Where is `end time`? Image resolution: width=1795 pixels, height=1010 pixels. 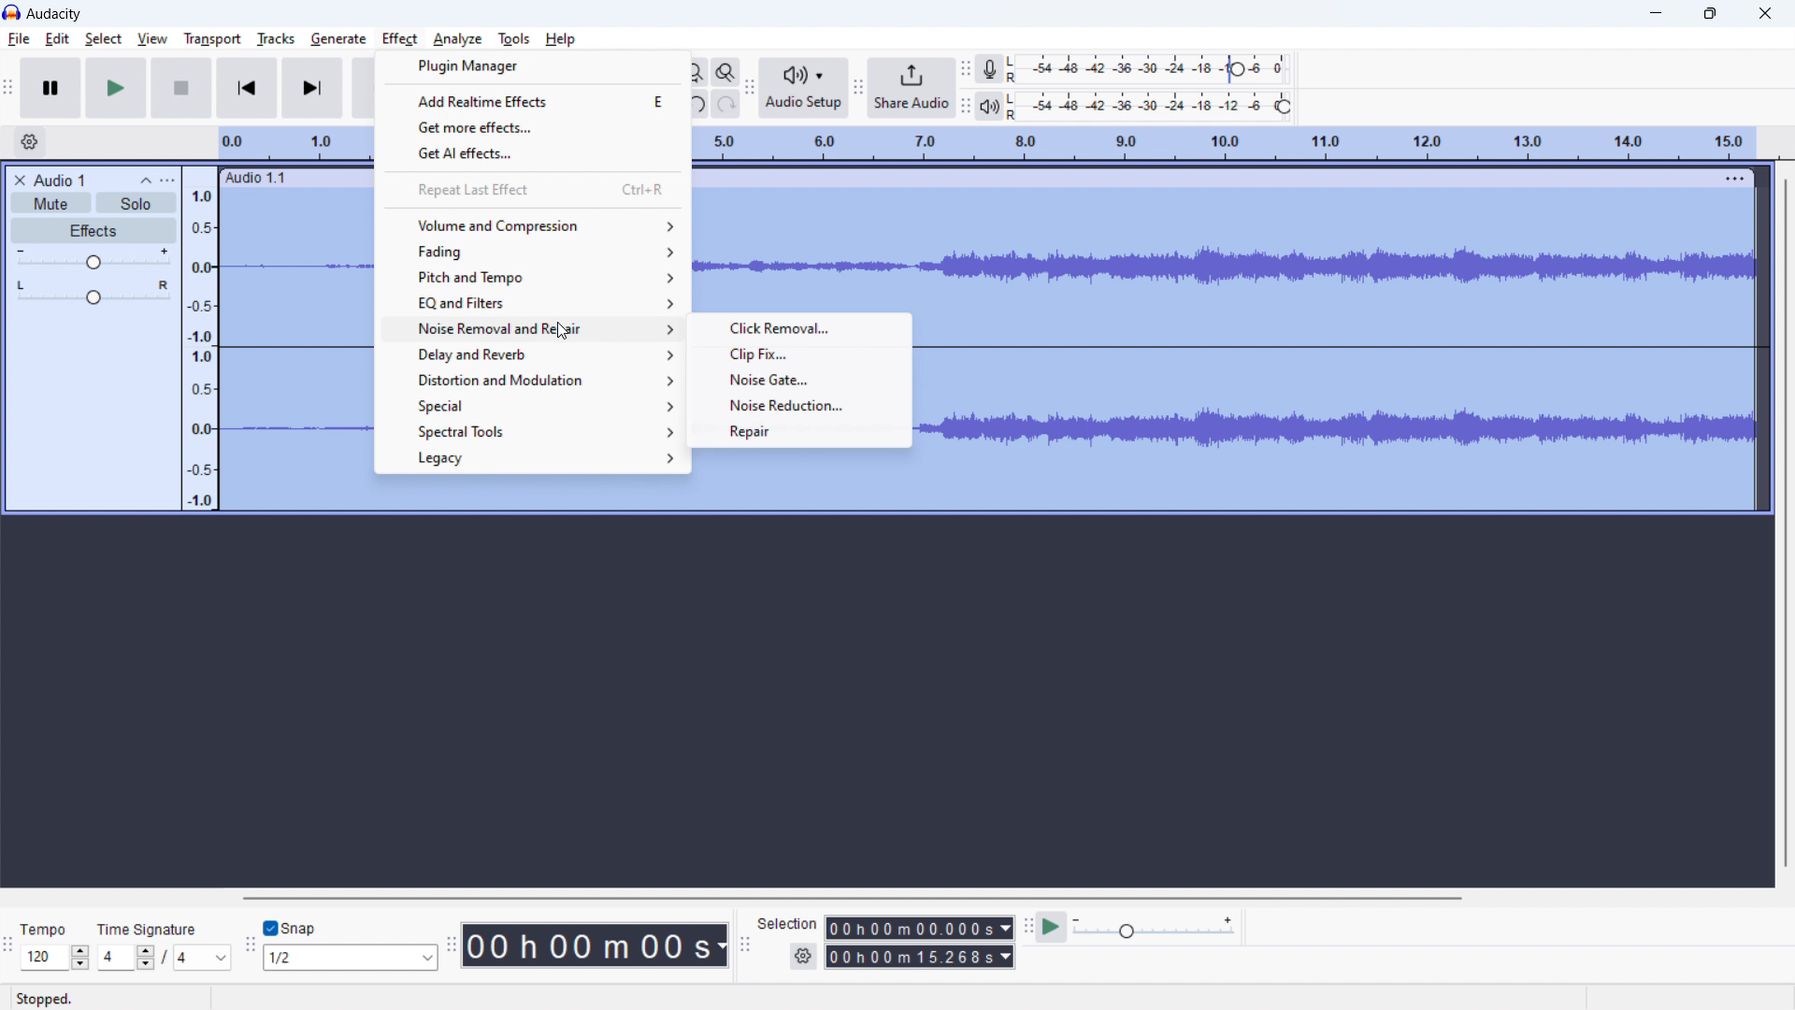 end time is located at coordinates (919, 956).